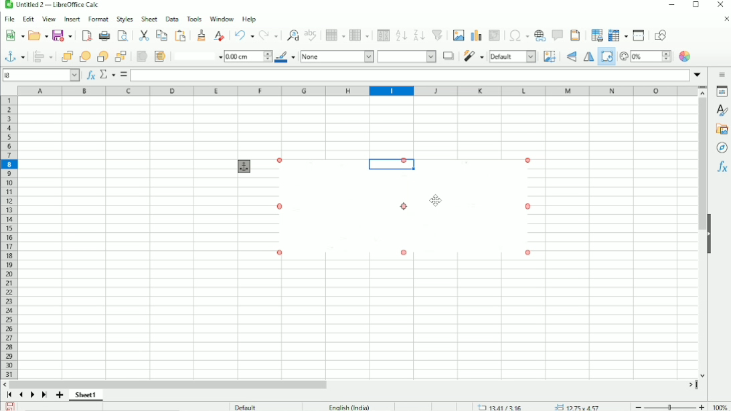 This screenshot has width=731, height=411. What do you see at coordinates (13, 36) in the screenshot?
I see `New` at bounding box center [13, 36].